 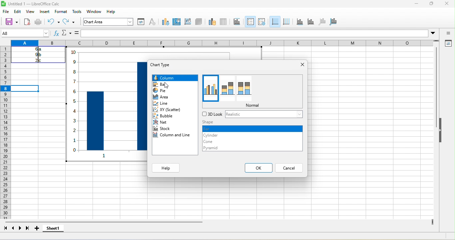 What do you see at coordinates (416, 4) in the screenshot?
I see `minimize` at bounding box center [416, 4].